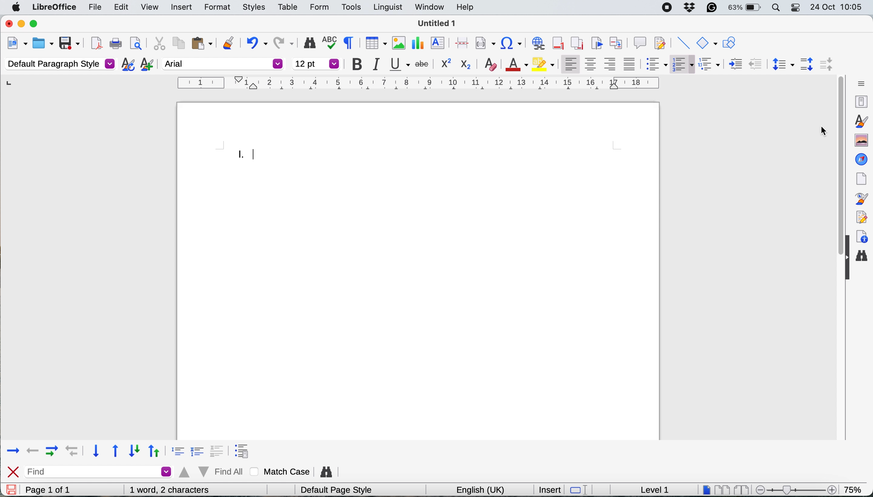 This screenshot has width=873, height=497. What do you see at coordinates (838, 7) in the screenshot?
I see `24-Oct 10:05` at bounding box center [838, 7].